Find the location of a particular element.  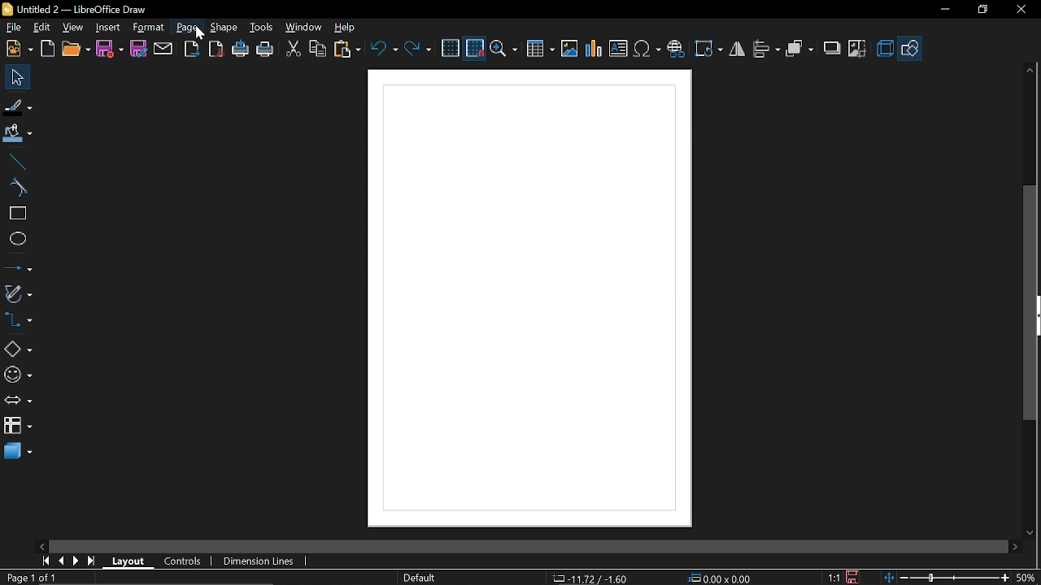

Save as is located at coordinates (140, 50).